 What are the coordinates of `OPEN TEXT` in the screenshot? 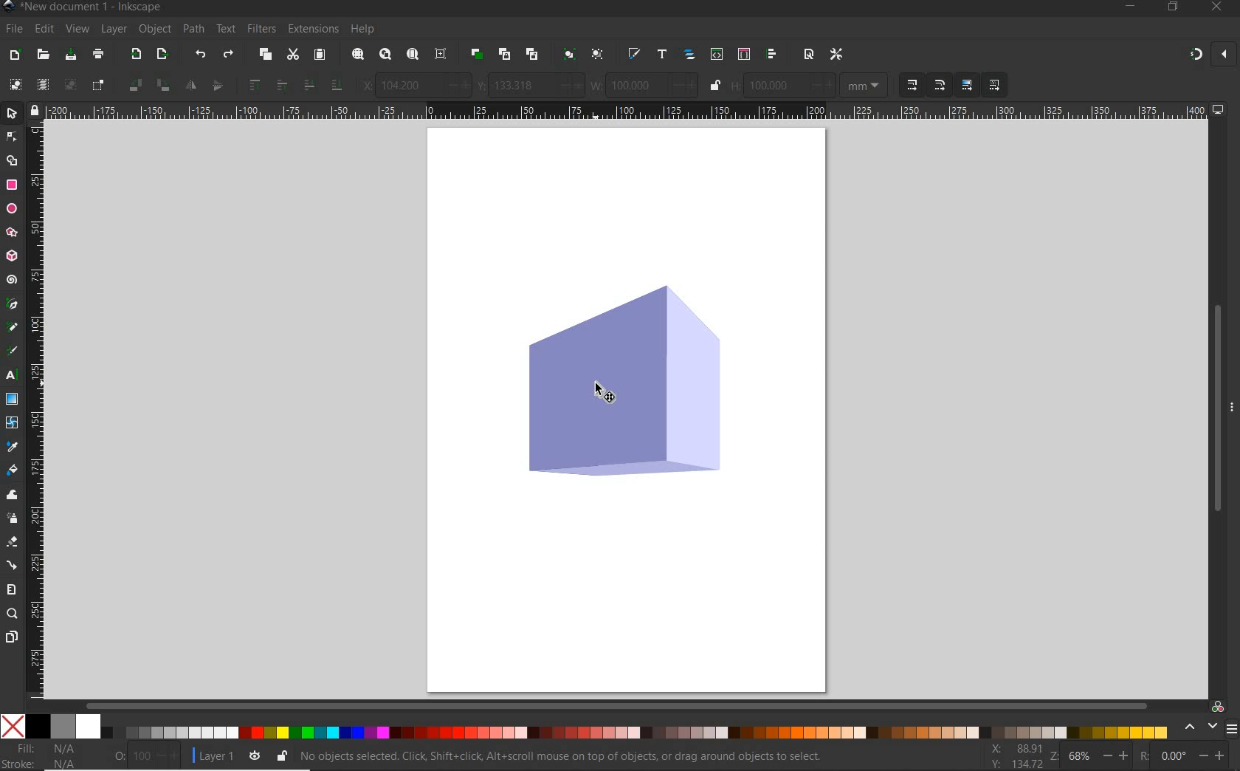 It's located at (661, 55).